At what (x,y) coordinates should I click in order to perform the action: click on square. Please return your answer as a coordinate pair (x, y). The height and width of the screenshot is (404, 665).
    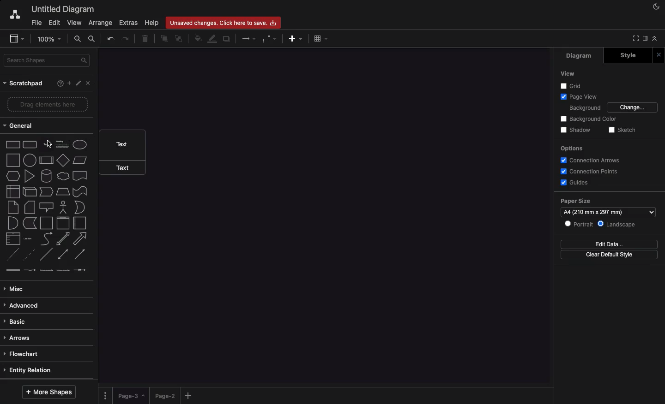
    Looking at the image, I should click on (13, 160).